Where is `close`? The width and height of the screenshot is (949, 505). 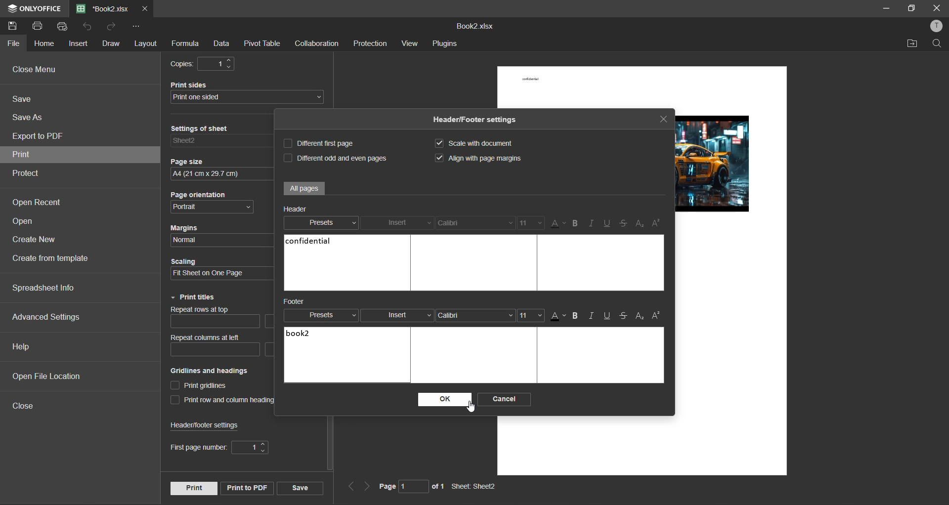 close is located at coordinates (936, 8).